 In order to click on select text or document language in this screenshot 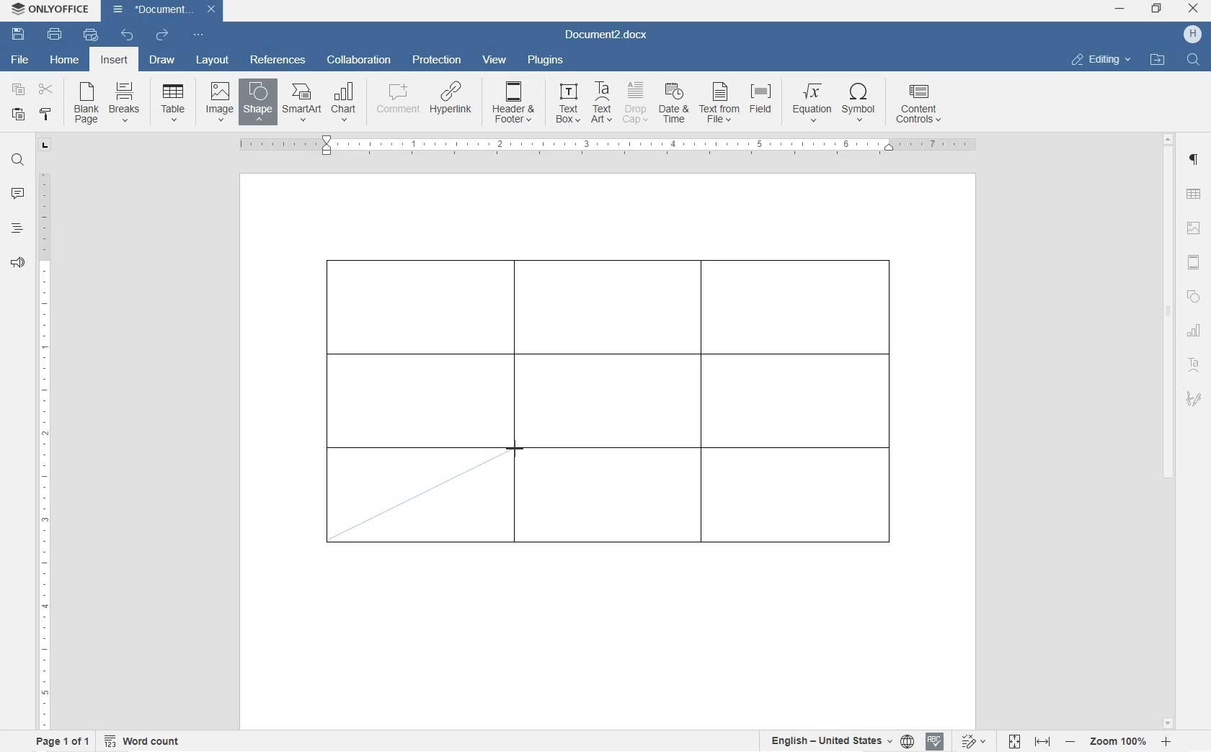, I will do `click(840, 743)`.